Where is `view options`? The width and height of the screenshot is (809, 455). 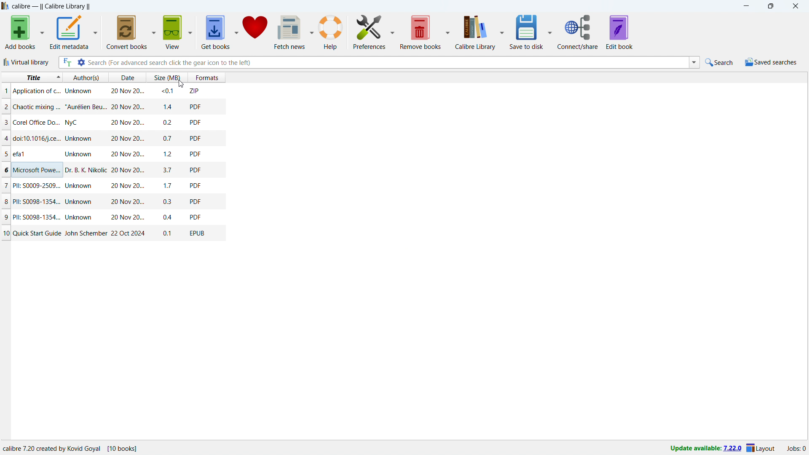 view options is located at coordinates (190, 32).